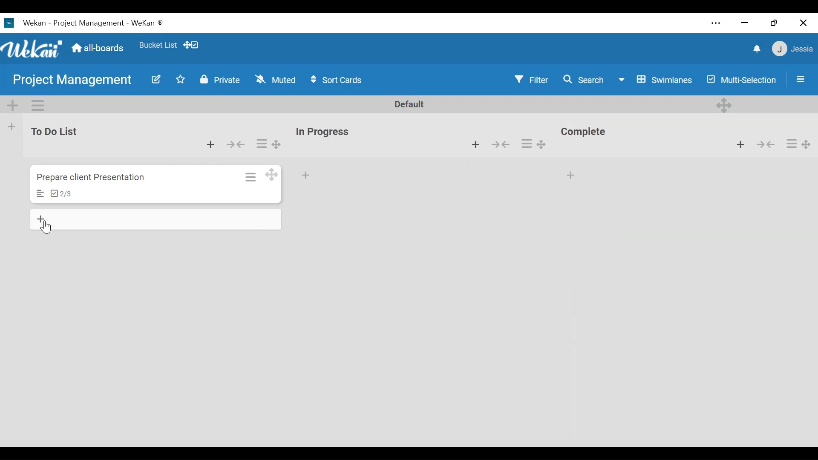  I want to click on Card Title, so click(93, 178).